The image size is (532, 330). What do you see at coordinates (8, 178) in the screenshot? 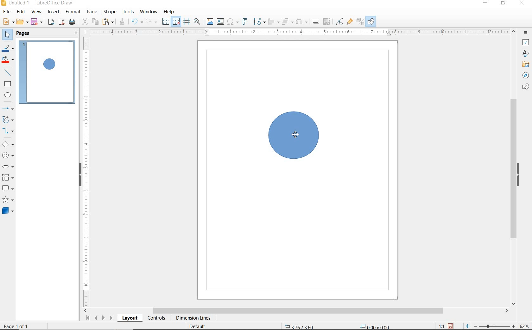
I see `FLOWCHART` at bounding box center [8, 178].